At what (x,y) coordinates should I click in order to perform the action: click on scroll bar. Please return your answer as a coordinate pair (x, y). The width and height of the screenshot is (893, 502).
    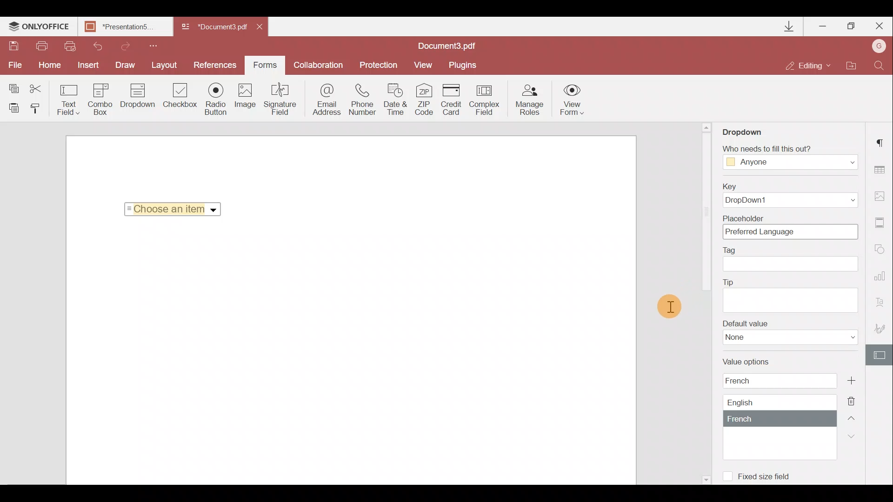
    Looking at the image, I should click on (705, 213).